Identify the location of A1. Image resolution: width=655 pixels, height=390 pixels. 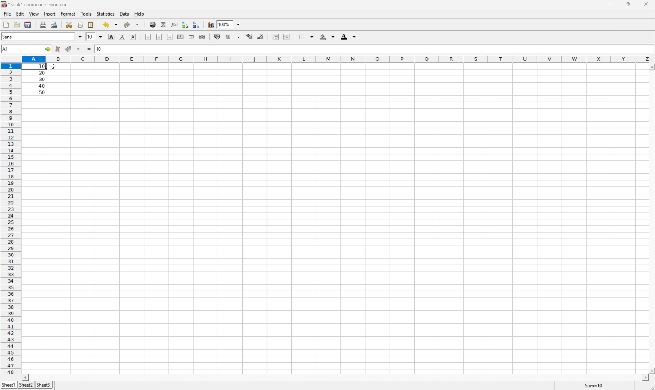
(7, 49).